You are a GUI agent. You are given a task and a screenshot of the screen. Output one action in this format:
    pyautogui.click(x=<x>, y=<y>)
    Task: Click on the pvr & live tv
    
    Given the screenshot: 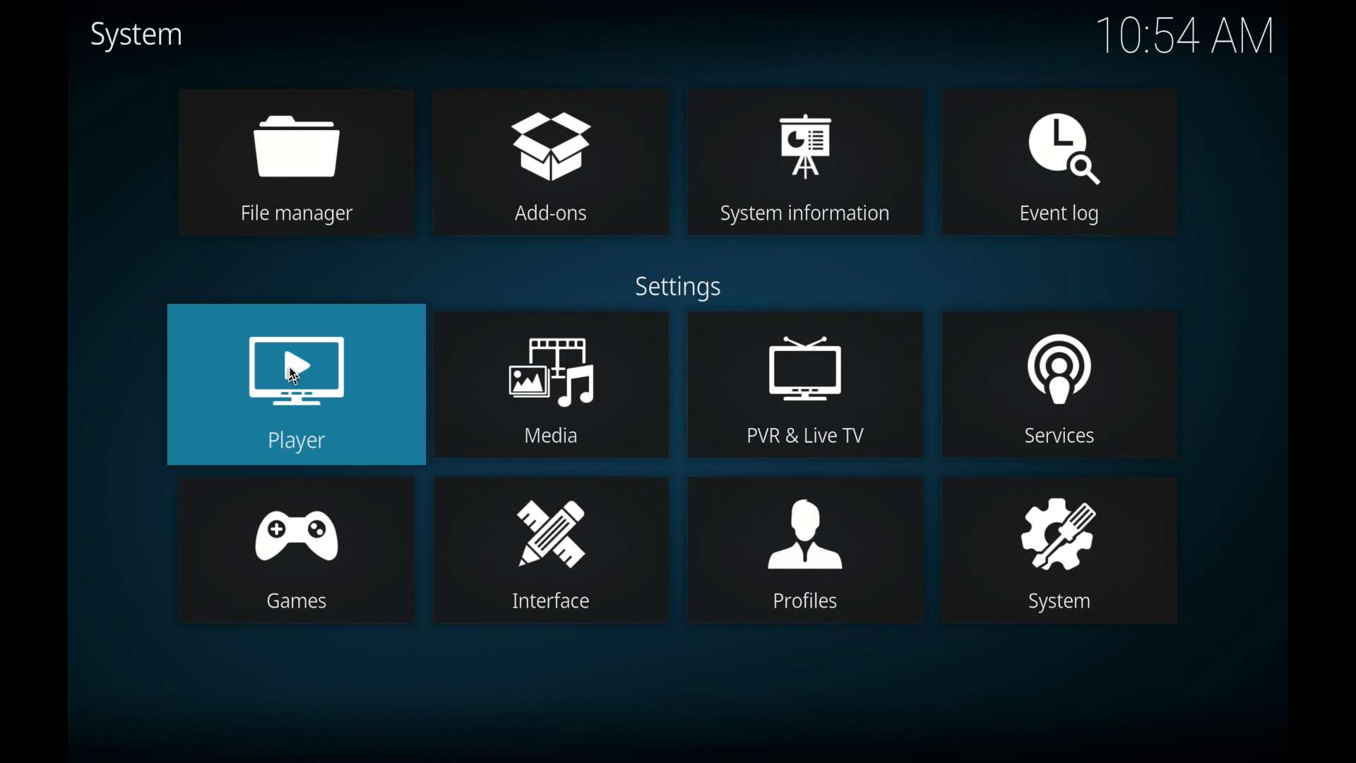 What is the action you would take?
    pyautogui.click(x=806, y=384)
    